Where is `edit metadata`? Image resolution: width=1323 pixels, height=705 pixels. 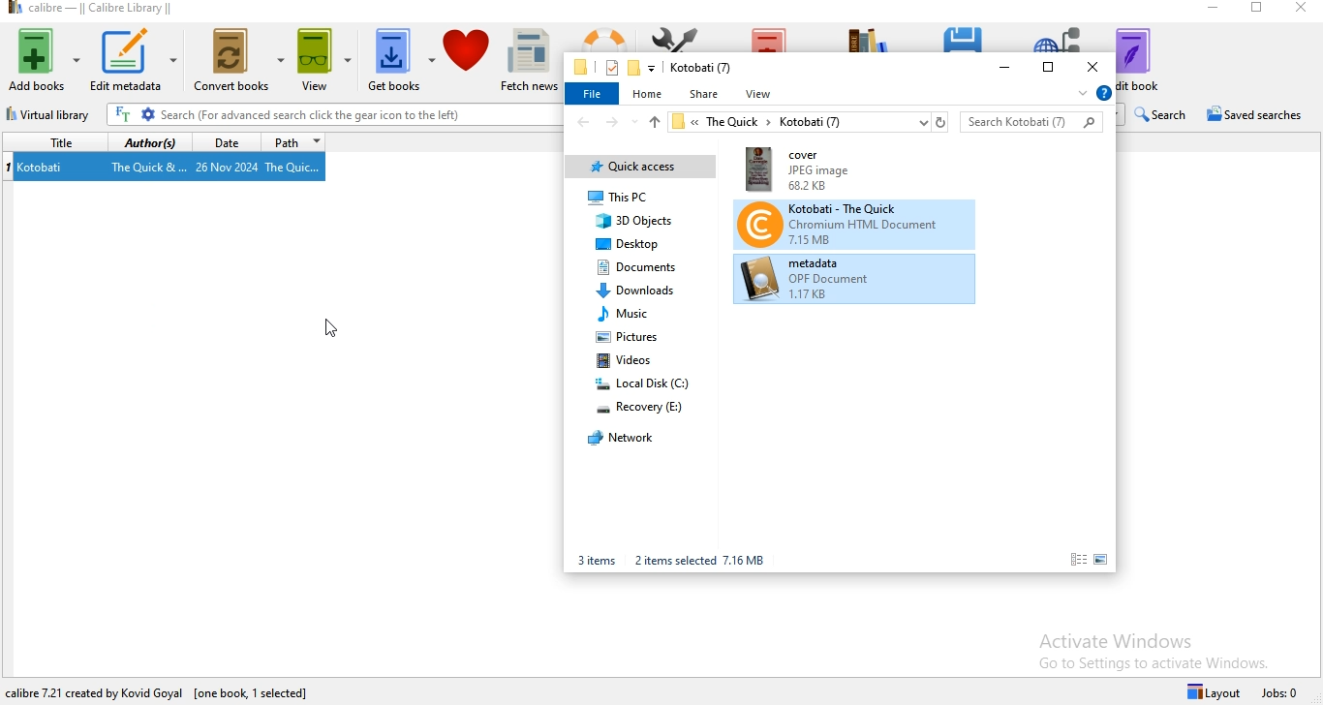
edit metadata is located at coordinates (139, 61).